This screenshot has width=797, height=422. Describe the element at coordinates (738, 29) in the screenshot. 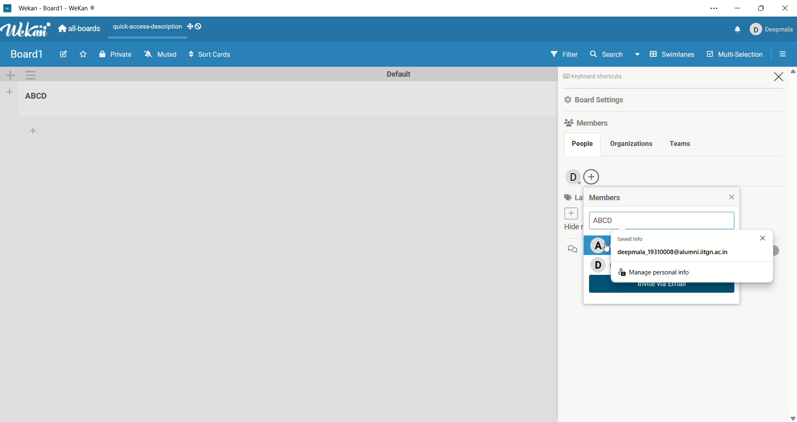

I see `notification` at that location.